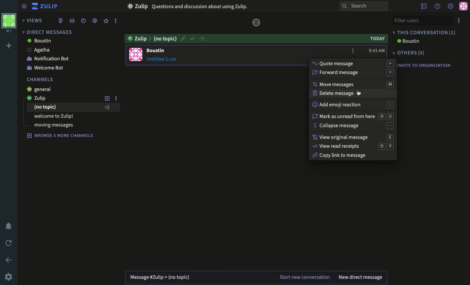  Describe the element at coordinates (107, 98) in the screenshot. I see `add new topic` at that location.